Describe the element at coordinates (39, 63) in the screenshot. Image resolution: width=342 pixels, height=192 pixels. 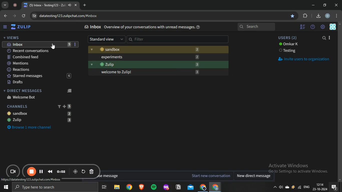
I see `mentions` at that location.